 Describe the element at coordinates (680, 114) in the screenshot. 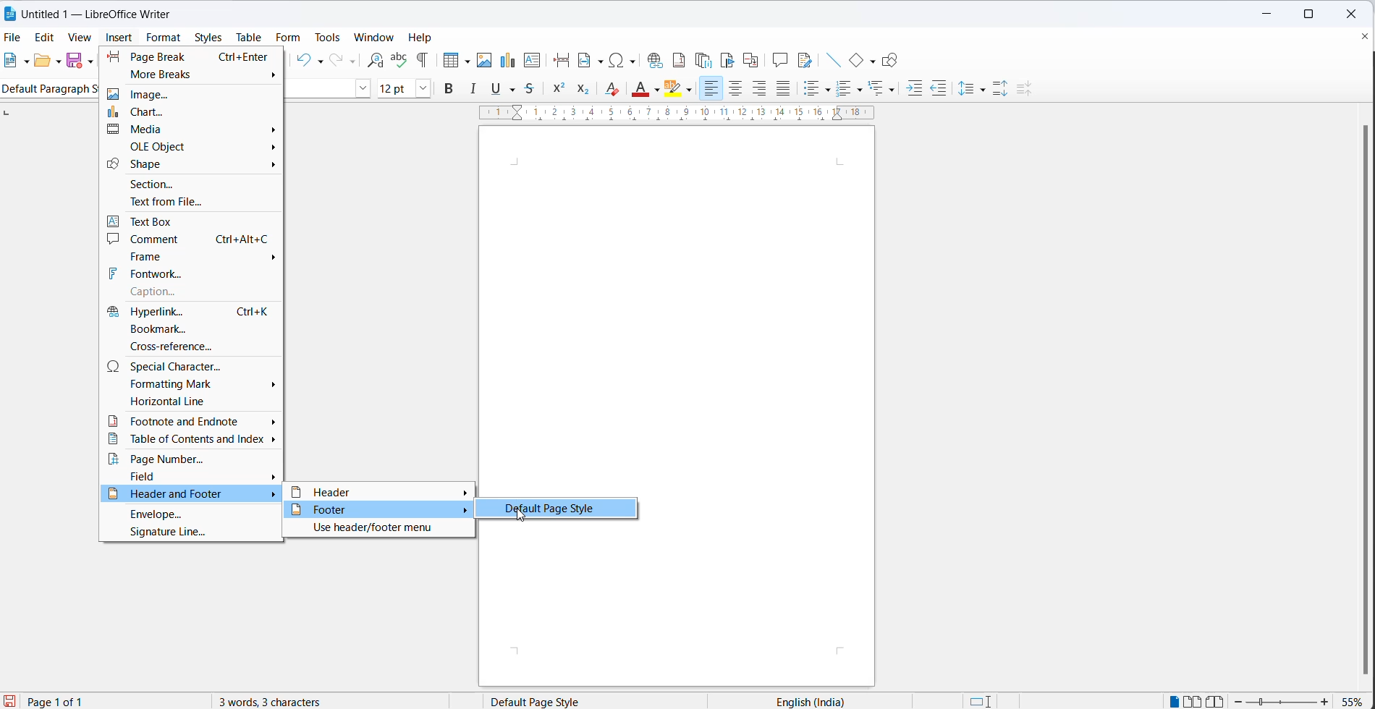

I see `scaling` at that location.